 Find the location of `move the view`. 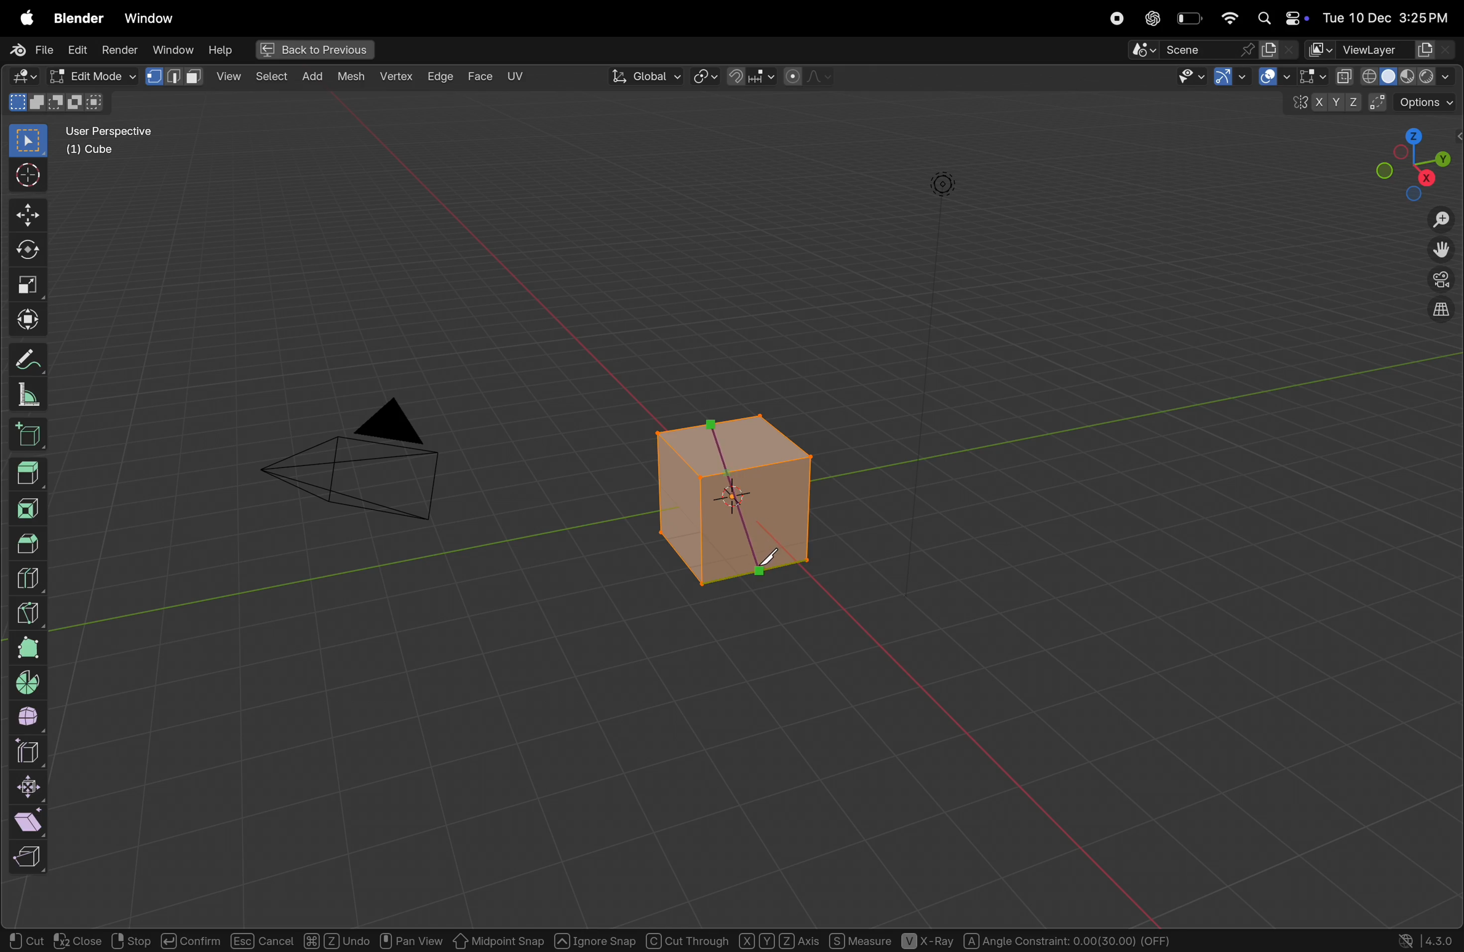

move the view is located at coordinates (1441, 251).